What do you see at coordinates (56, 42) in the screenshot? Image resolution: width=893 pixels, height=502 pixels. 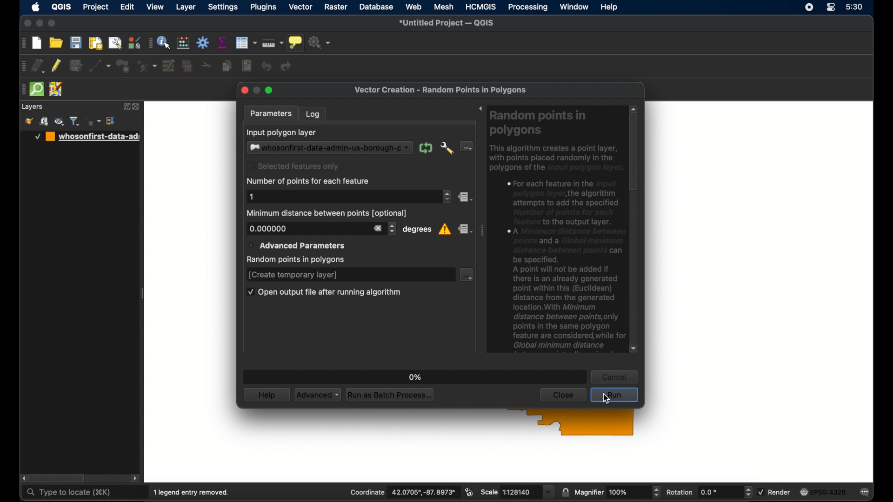 I see `open project` at bounding box center [56, 42].